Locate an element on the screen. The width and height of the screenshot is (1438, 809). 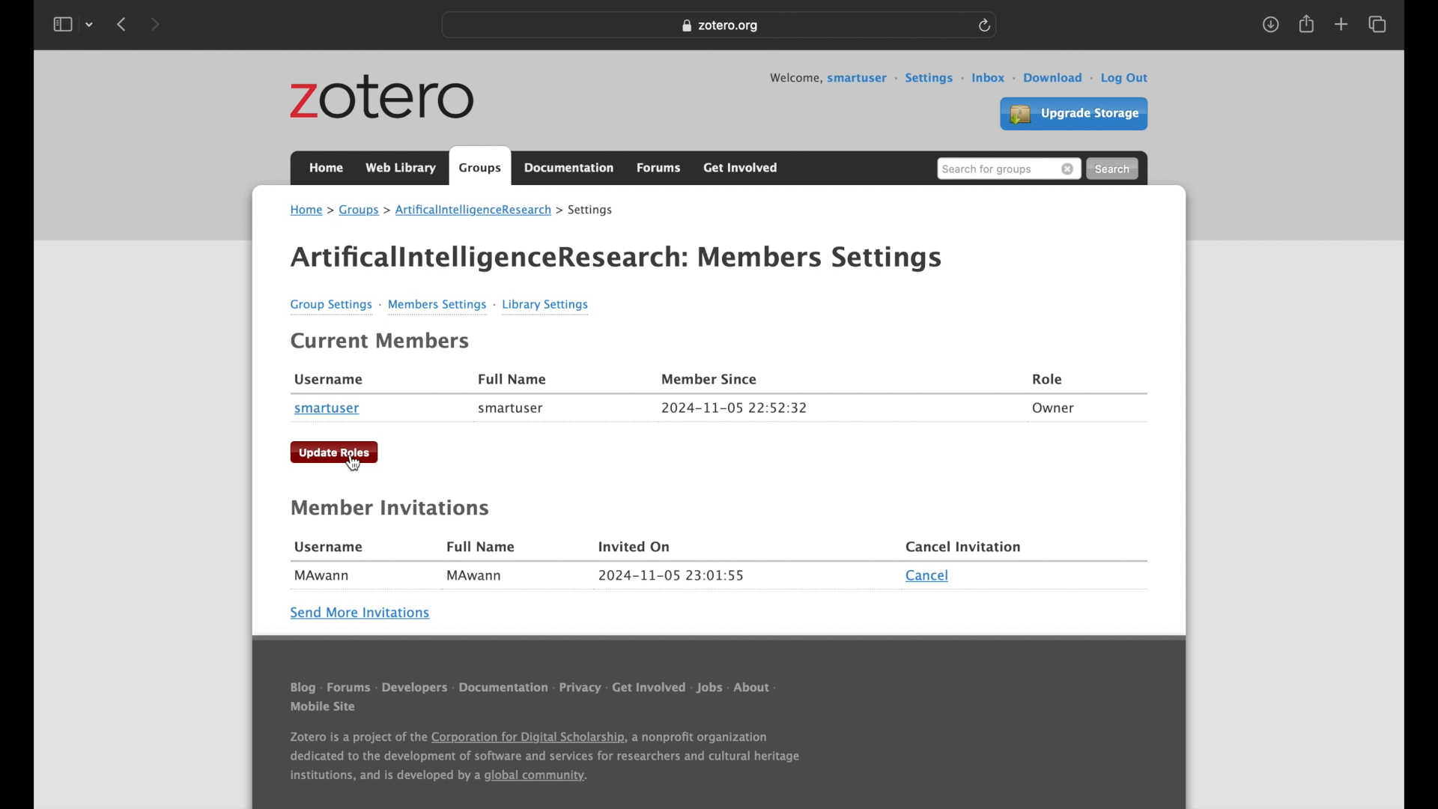
share tab is located at coordinates (1308, 25).